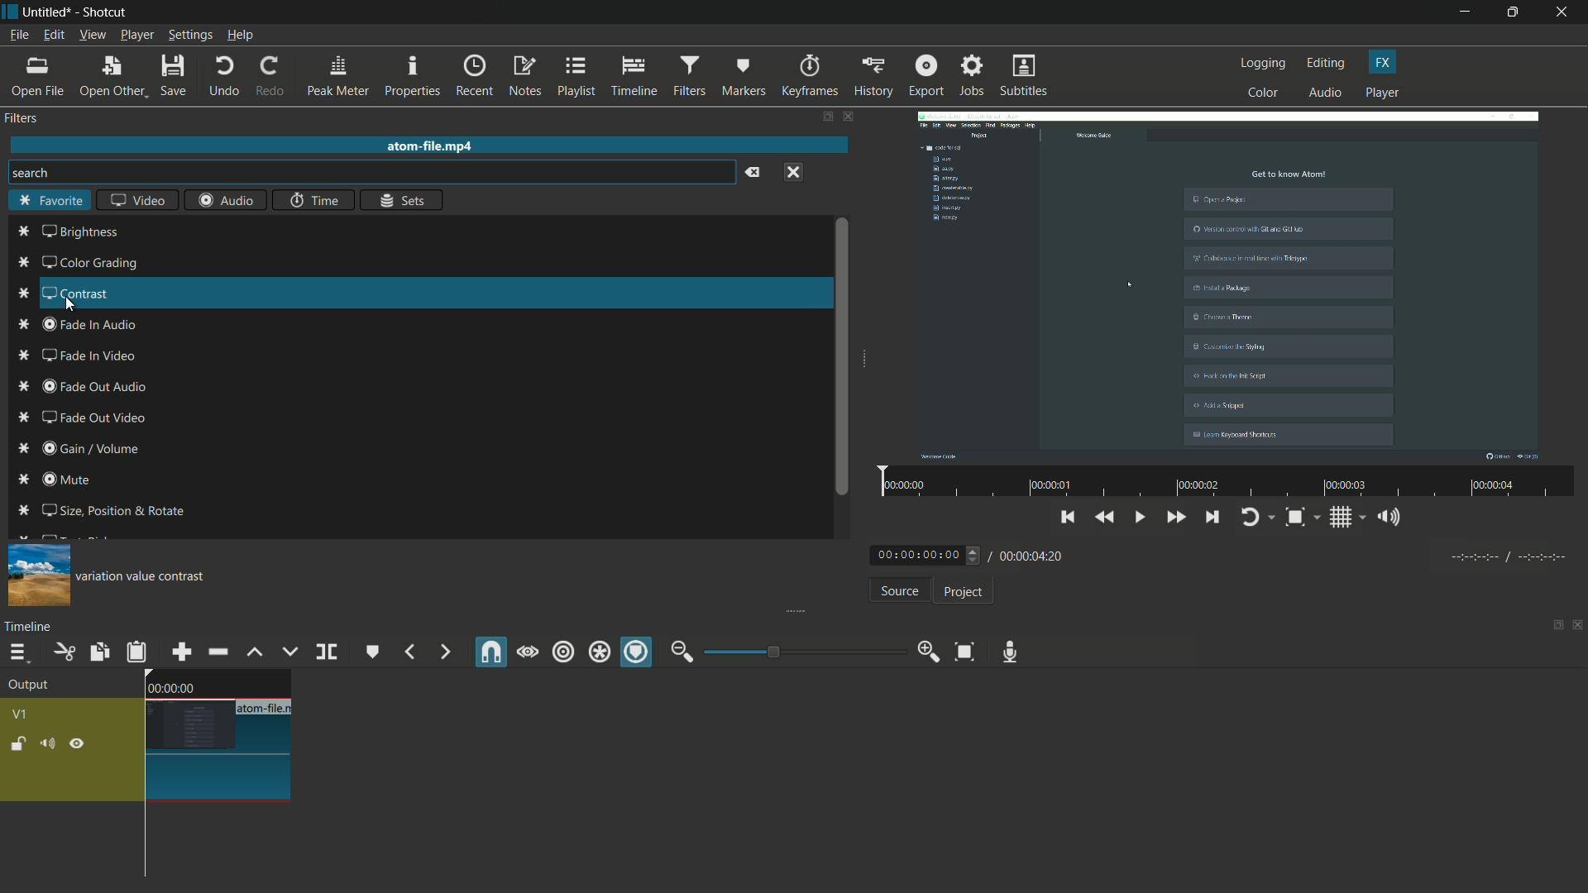 Image resolution: width=1588 pixels, height=893 pixels. I want to click on open other, so click(112, 77).